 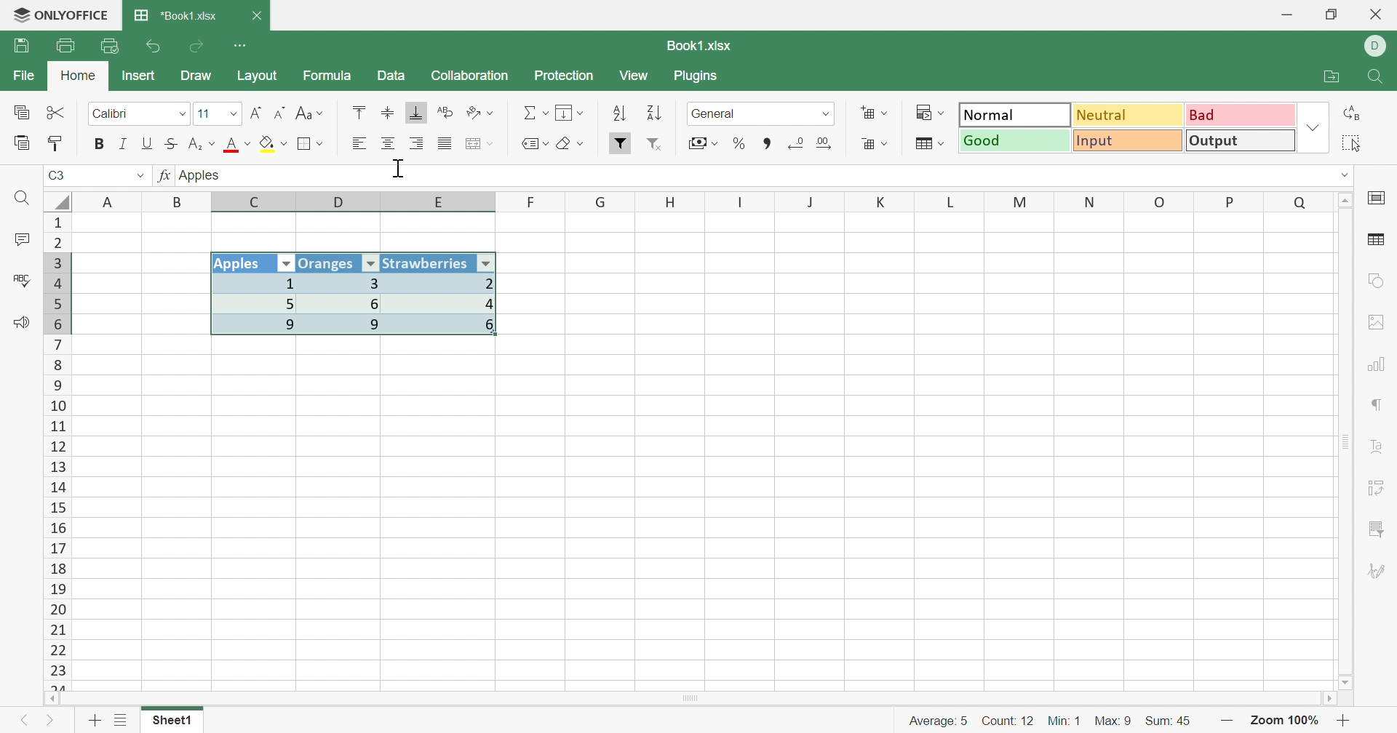 I want to click on Zoom out, so click(x=1228, y=720).